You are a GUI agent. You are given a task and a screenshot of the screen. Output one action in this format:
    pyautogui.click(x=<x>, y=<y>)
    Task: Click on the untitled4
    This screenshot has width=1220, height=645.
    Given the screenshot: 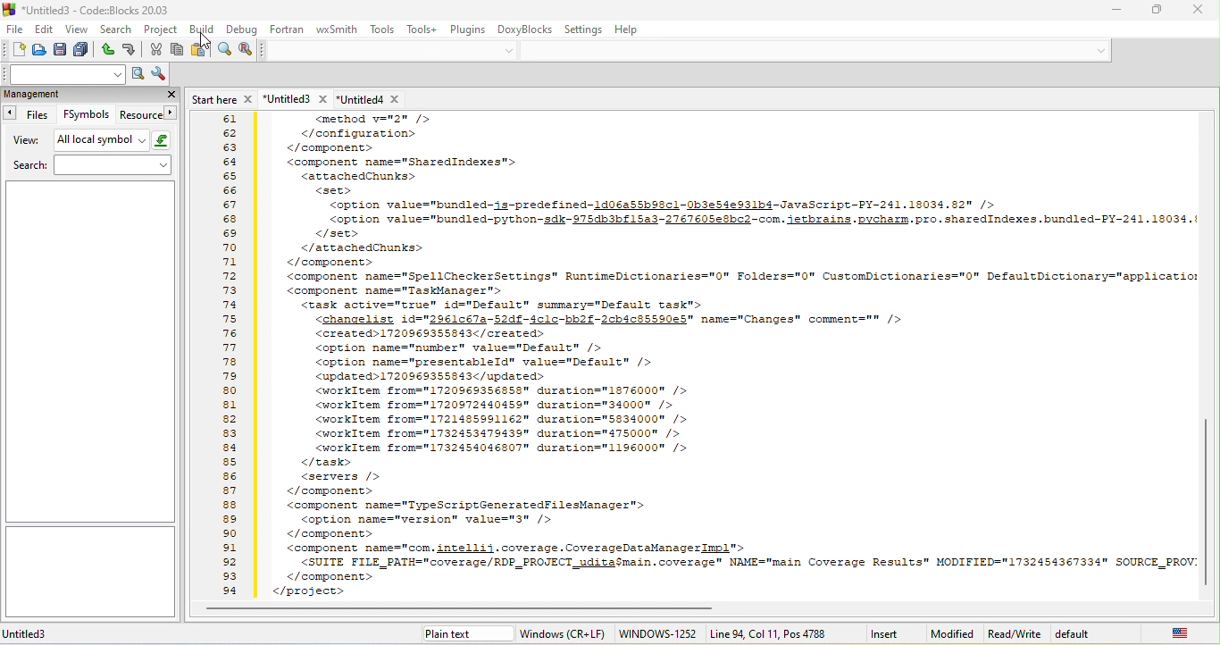 What is the action you would take?
    pyautogui.click(x=378, y=99)
    